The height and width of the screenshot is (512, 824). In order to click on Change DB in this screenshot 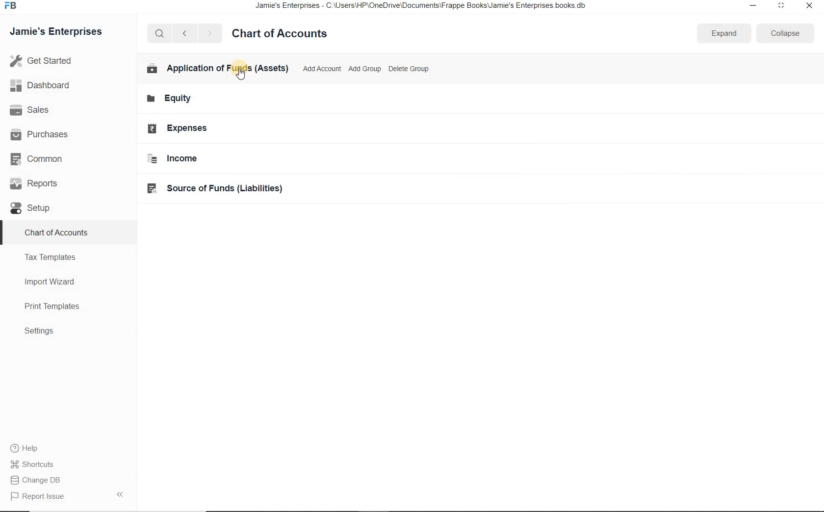, I will do `click(38, 481)`.